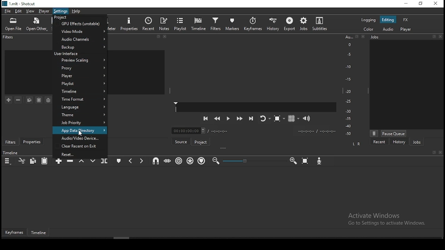 The width and height of the screenshot is (445, 250). What do you see at coordinates (292, 118) in the screenshot?
I see `toggle grid display on the player` at bounding box center [292, 118].